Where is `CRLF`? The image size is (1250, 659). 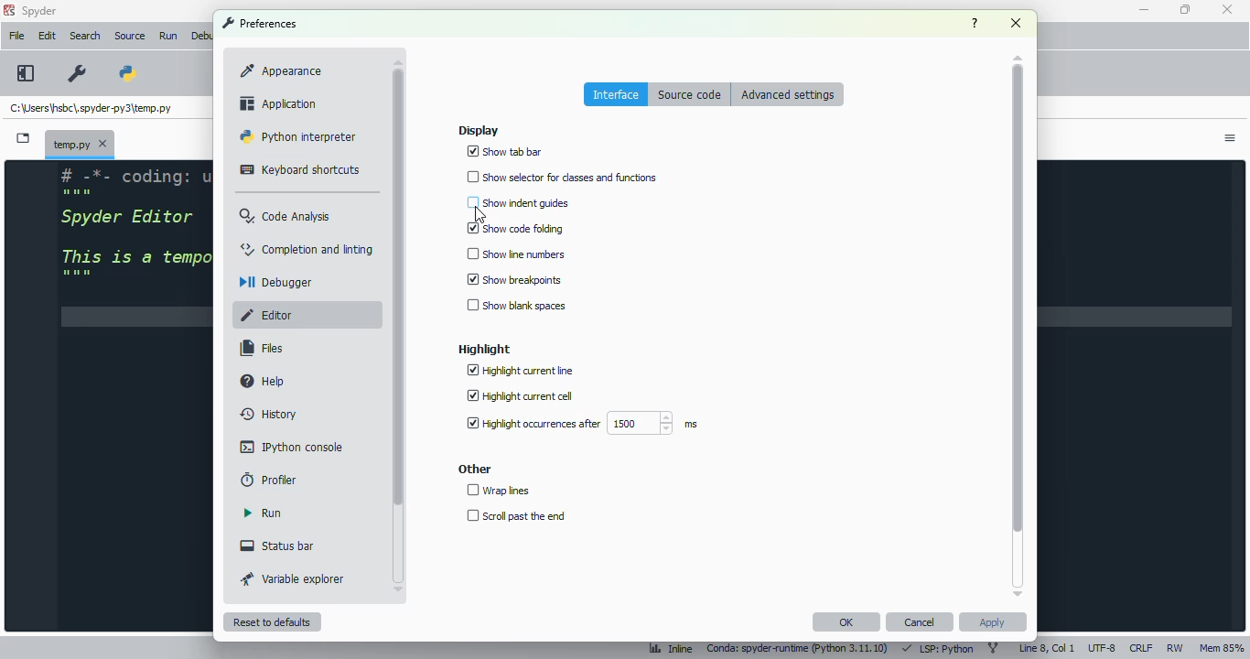
CRLF is located at coordinates (1142, 647).